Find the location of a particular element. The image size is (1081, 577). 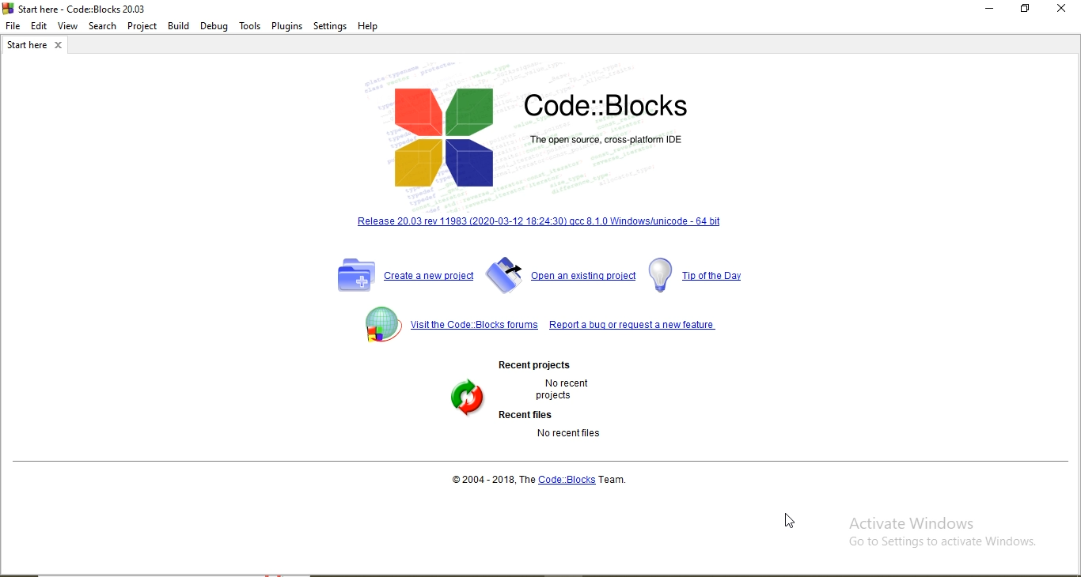

cursor  is located at coordinates (788, 519).